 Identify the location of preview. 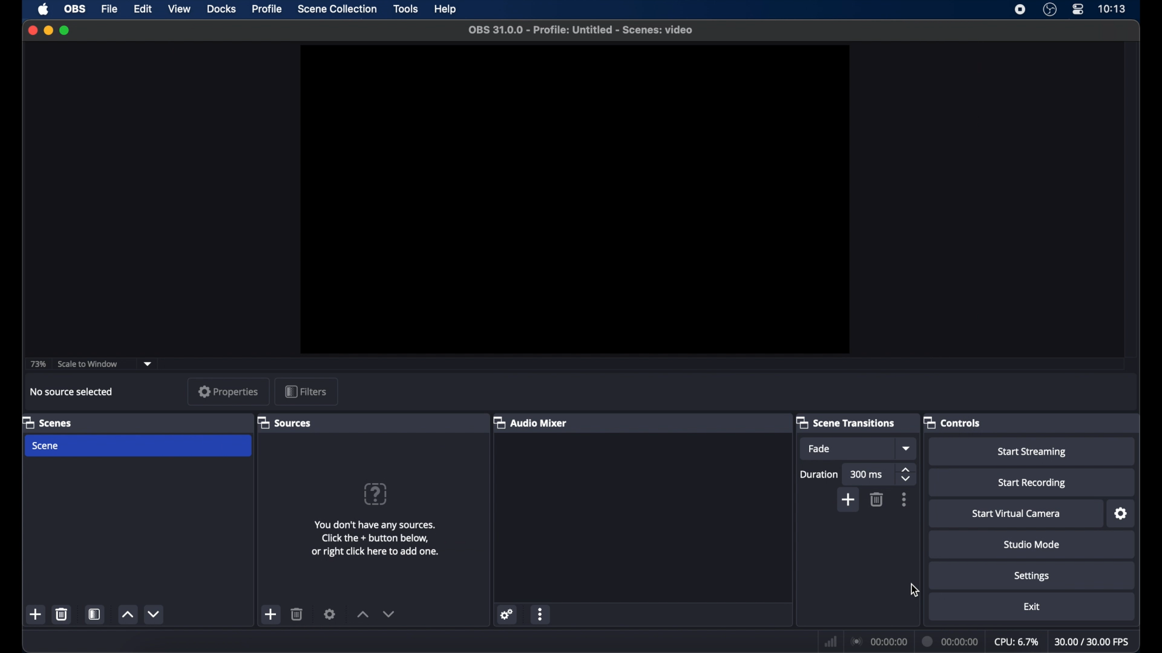
(576, 198).